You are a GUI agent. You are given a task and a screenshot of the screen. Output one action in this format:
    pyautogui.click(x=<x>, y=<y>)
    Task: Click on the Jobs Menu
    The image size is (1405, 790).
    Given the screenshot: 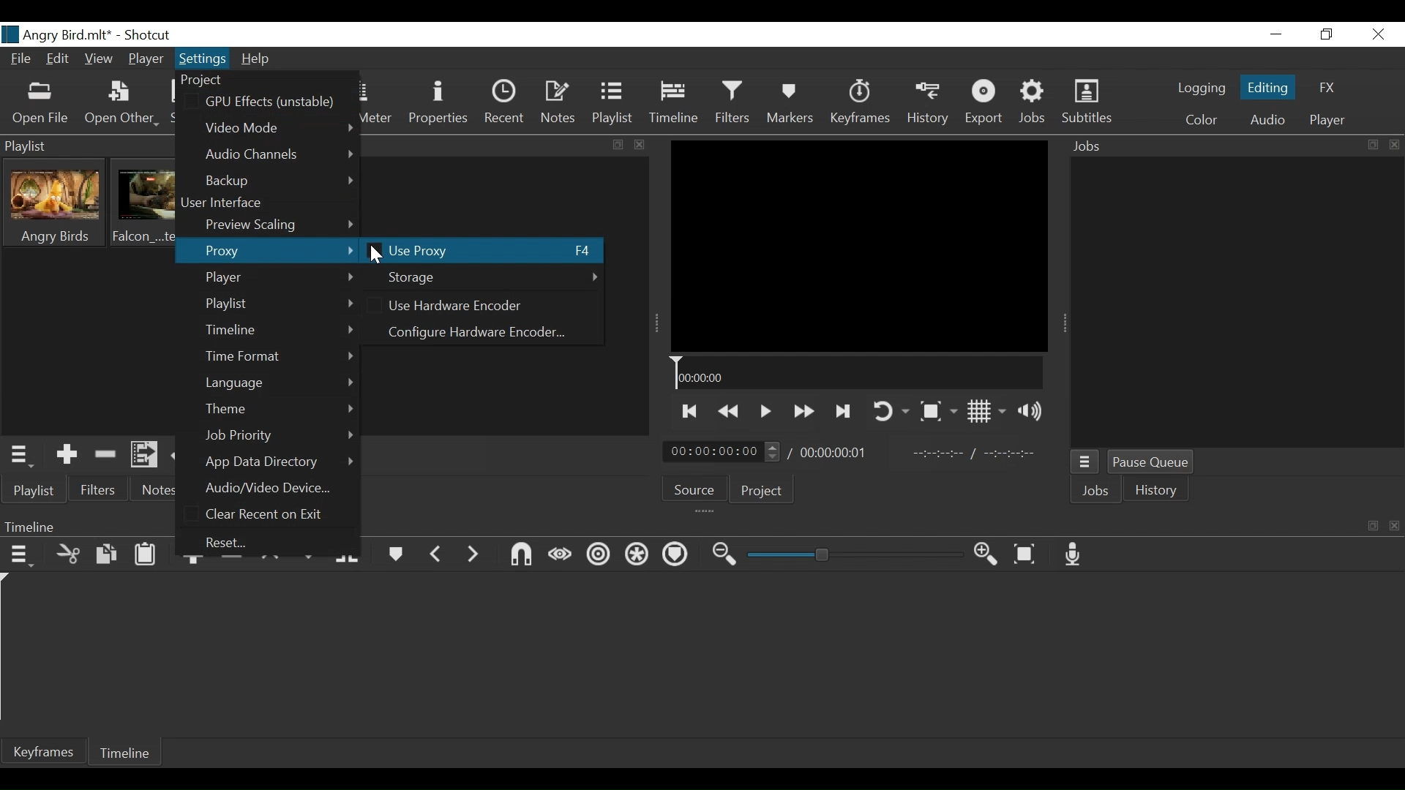 What is the action you would take?
    pyautogui.click(x=1084, y=462)
    